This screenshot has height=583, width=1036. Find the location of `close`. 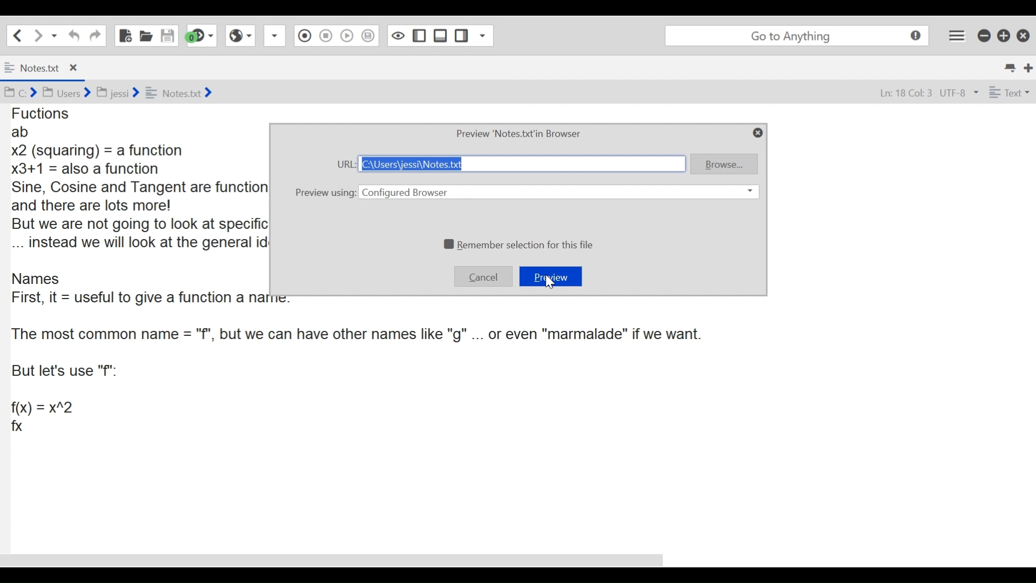

close is located at coordinates (758, 133).